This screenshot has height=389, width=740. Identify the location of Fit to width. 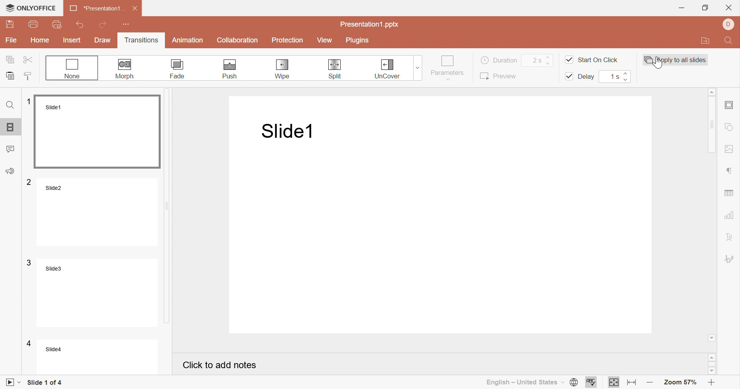
(630, 382).